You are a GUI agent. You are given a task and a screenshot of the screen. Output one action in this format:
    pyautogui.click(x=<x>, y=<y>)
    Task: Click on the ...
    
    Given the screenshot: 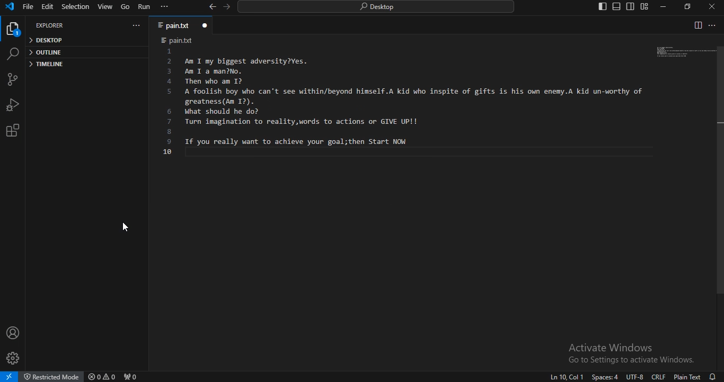 What is the action you would take?
    pyautogui.click(x=713, y=26)
    